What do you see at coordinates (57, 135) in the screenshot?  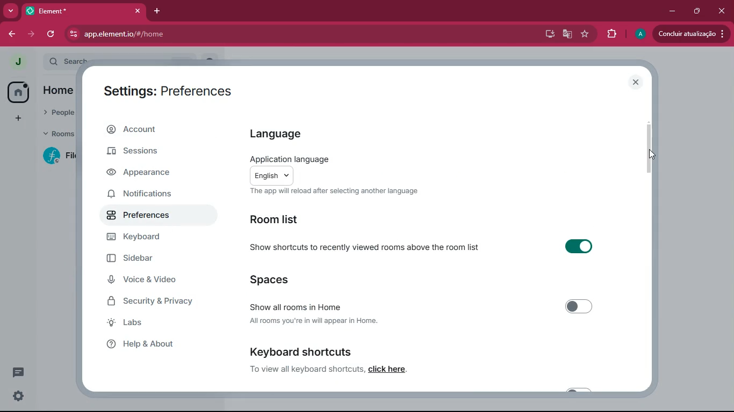 I see `rooms` at bounding box center [57, 135].